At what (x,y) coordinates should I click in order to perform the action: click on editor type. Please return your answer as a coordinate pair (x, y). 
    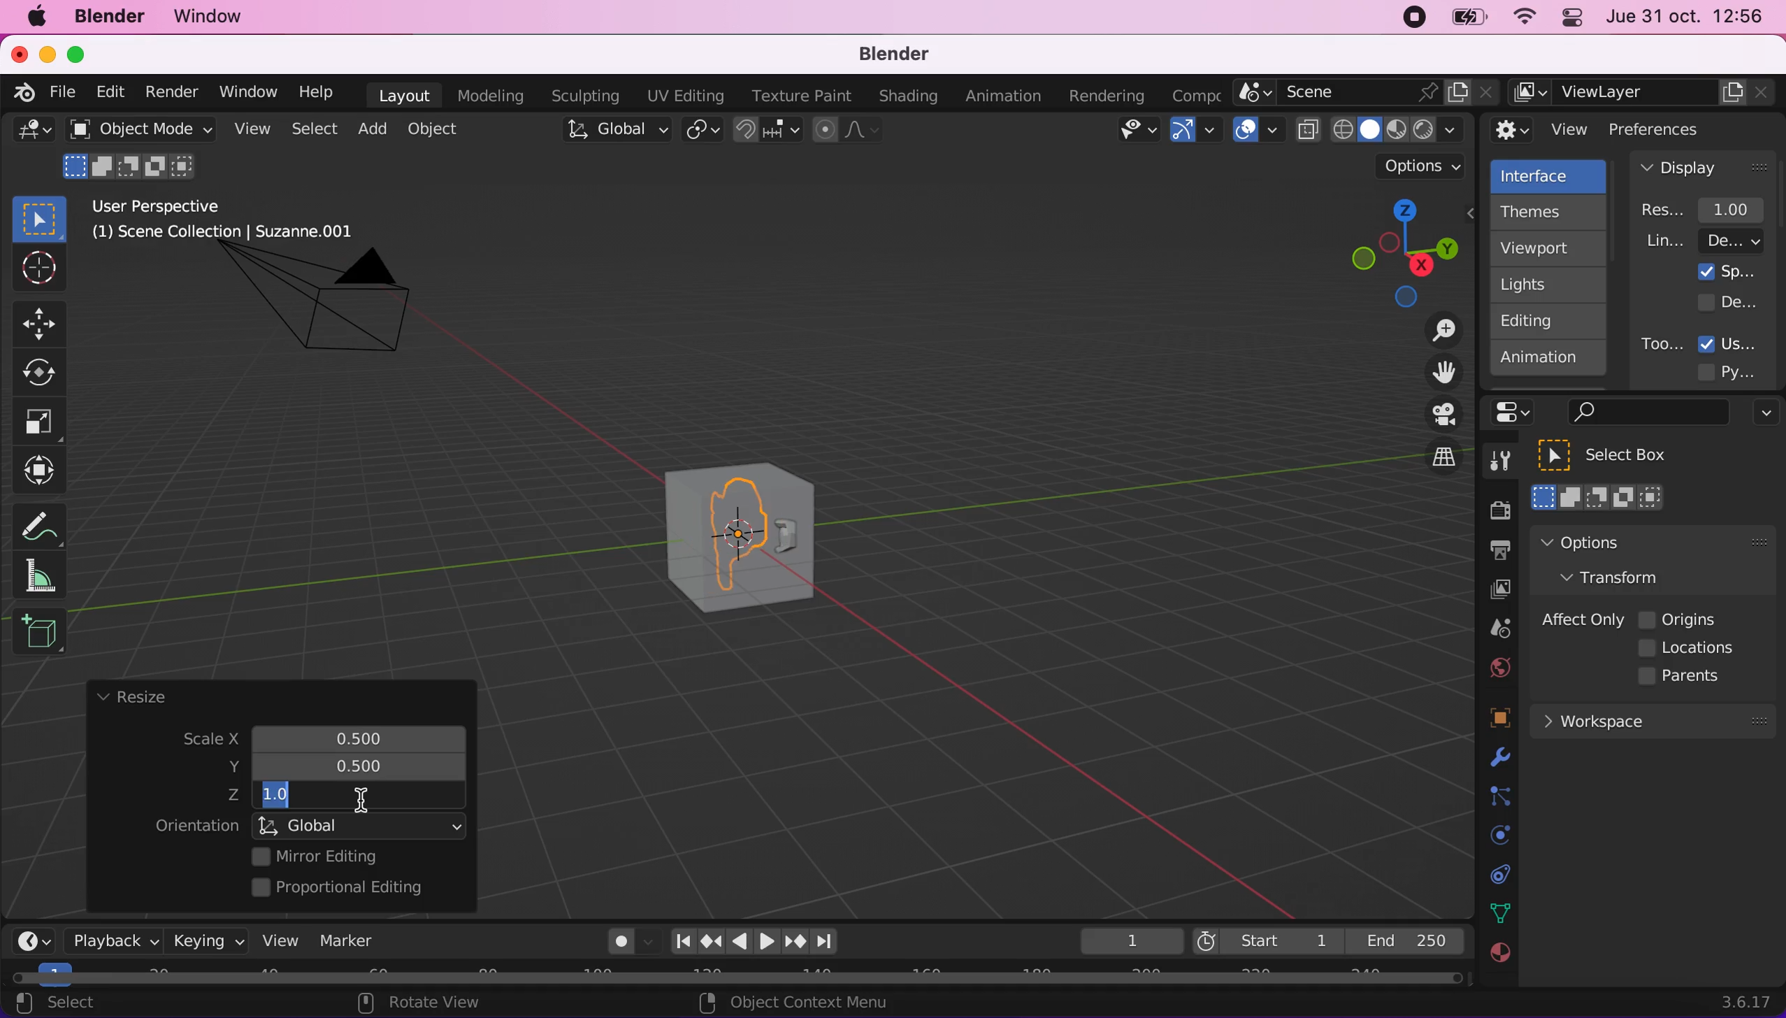
    Looking at the image, I should click on (28, 930).